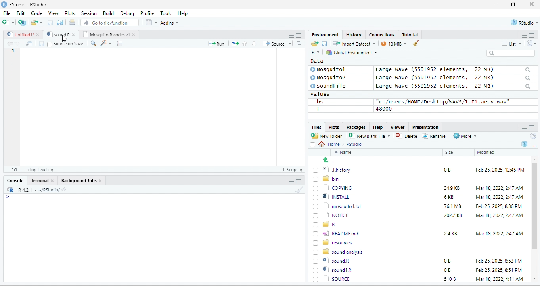 This screenshot has width=540, height=286. What do you see at coordinates (333, 196) in the screenshot?
I see `| @] INSTALL` at bounding box center [333, 196].